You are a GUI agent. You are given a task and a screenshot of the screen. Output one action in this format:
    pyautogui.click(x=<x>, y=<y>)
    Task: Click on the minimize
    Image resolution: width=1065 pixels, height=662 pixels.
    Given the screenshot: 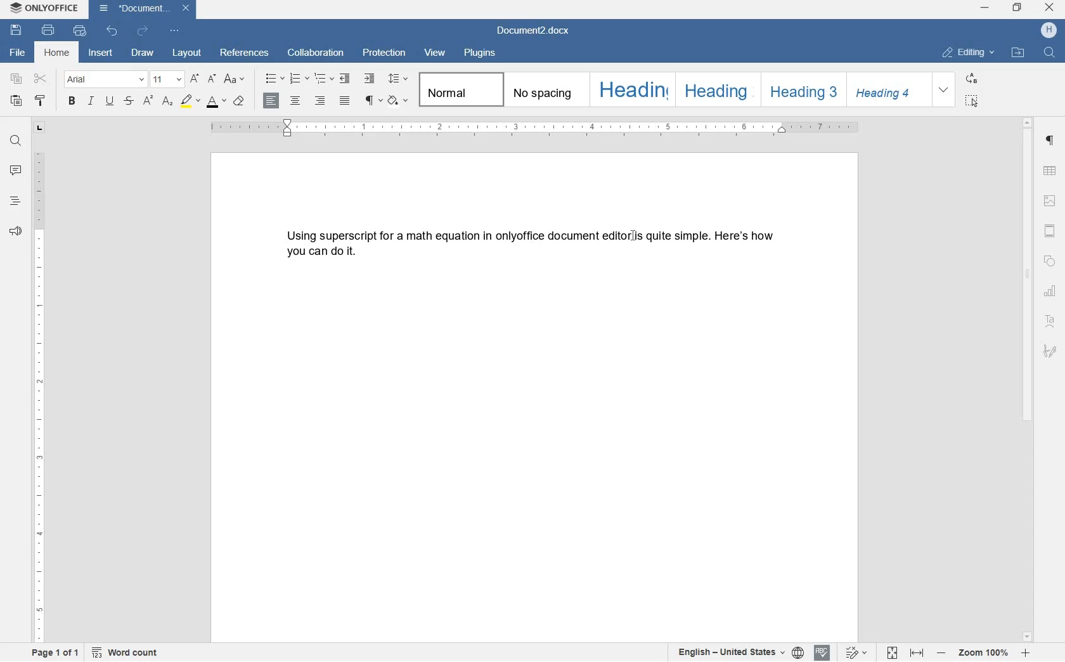 What is the action you would take?
    pyautogui.click(x=984, y=8)
    